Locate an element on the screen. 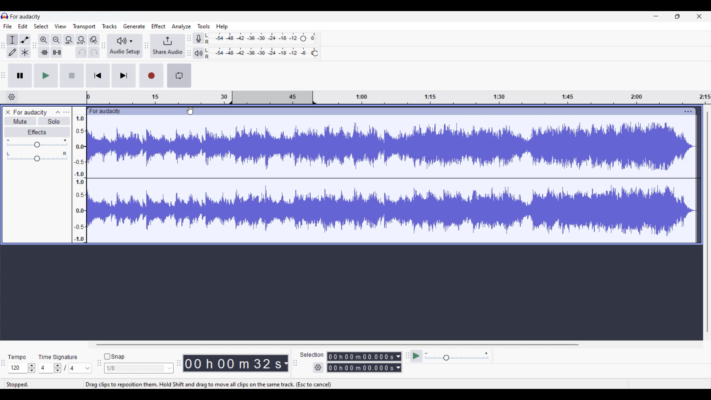 The image size is (711, 400). Indicates selection duration settings is located at coordinates (312, 354).